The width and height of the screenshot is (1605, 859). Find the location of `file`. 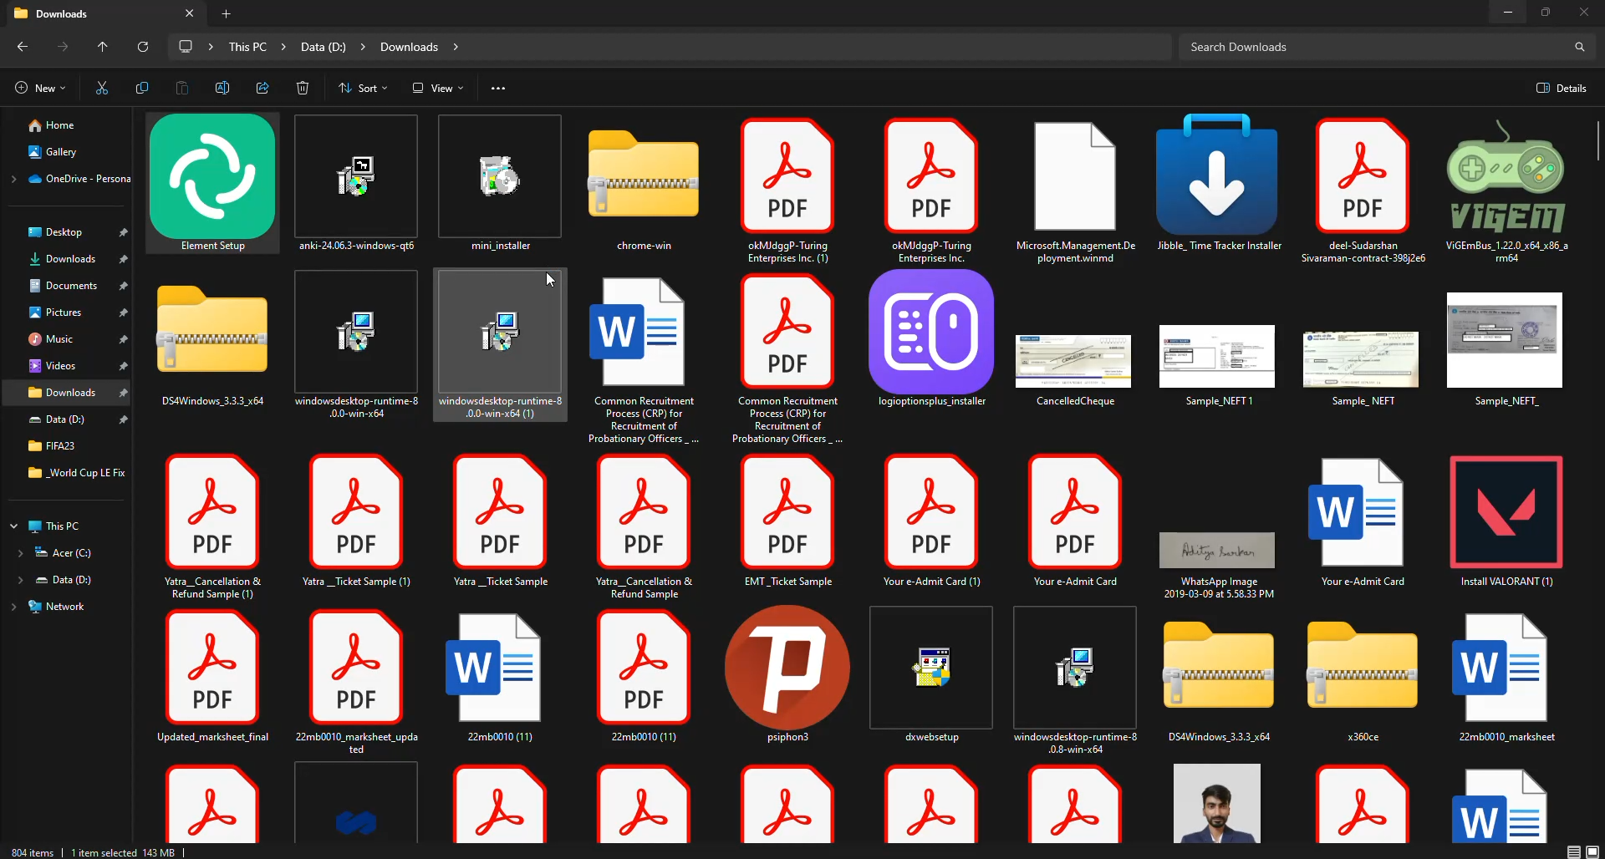

file is located at coordinates (1219, 553).